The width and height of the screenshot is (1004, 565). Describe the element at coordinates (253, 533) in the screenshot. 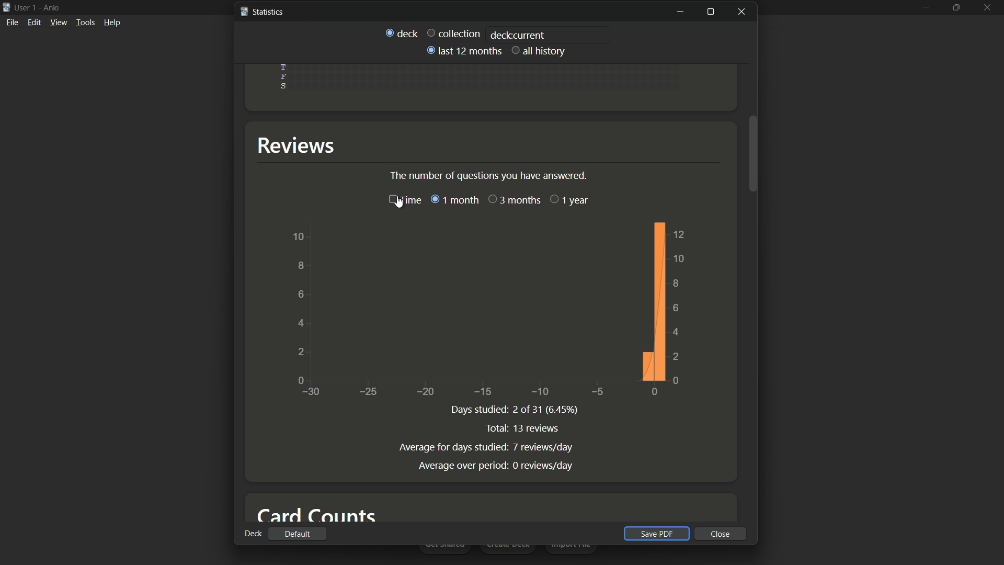

I see `deck` at that location.